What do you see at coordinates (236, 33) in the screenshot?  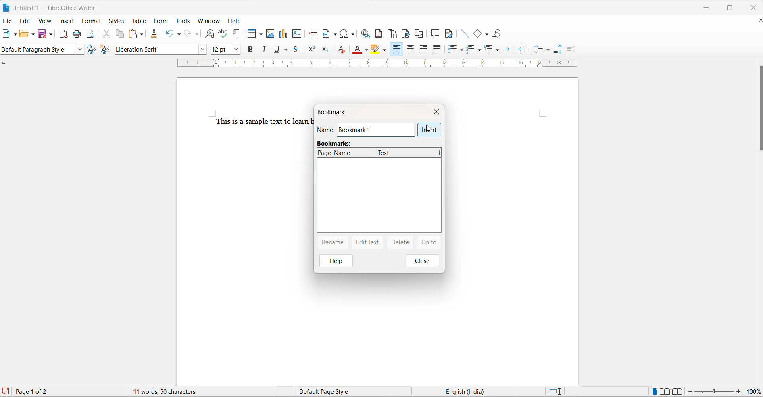 I see `toggle formatting marks` at bounding box center [236, 33].